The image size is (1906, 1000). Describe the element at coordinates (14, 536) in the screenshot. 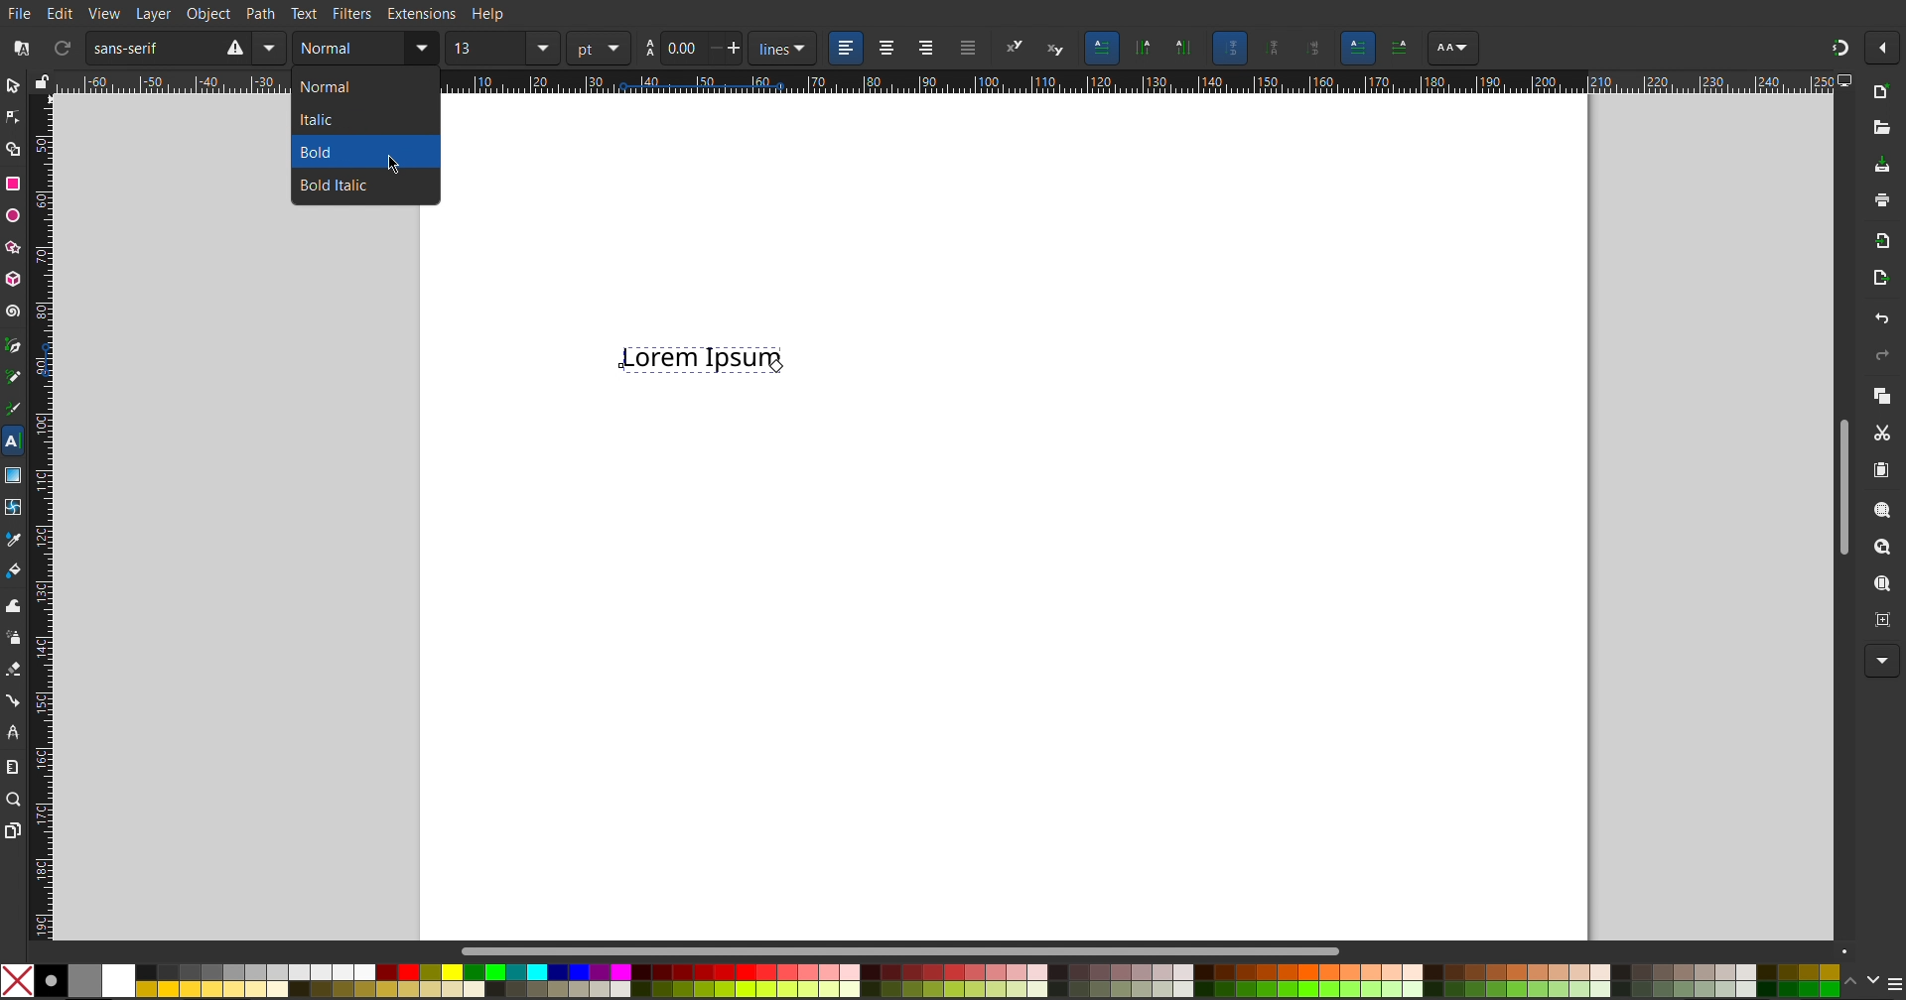

I see `Dropper Tool` at that location.